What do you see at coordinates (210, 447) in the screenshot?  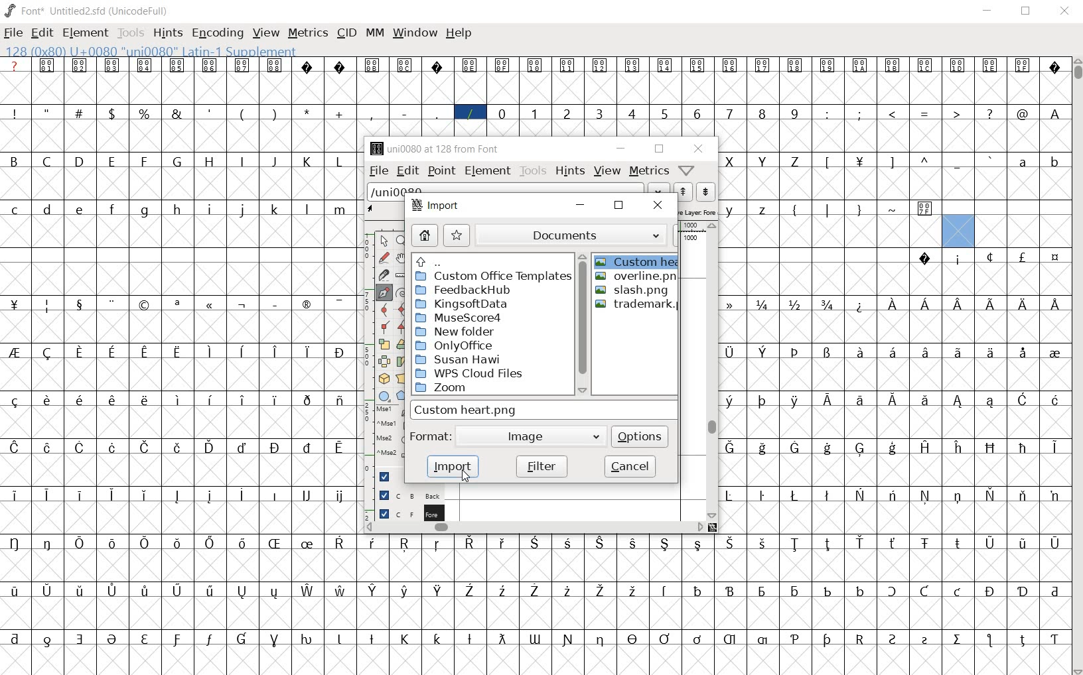 I see `glyph` at bounding box center [210, 447].